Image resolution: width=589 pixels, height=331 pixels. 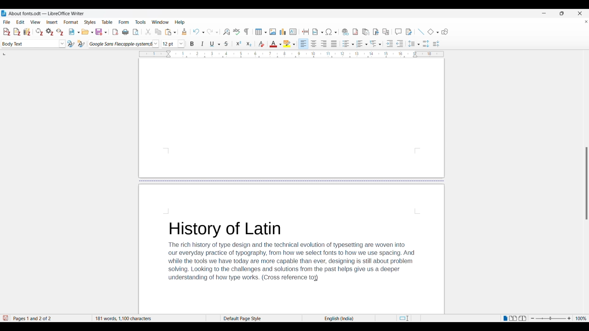 I want to click on Show track changes functions, so click(x=409, y=32).